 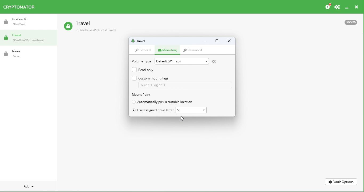 I want to click on Add new vault, so click(x=28, y=186).